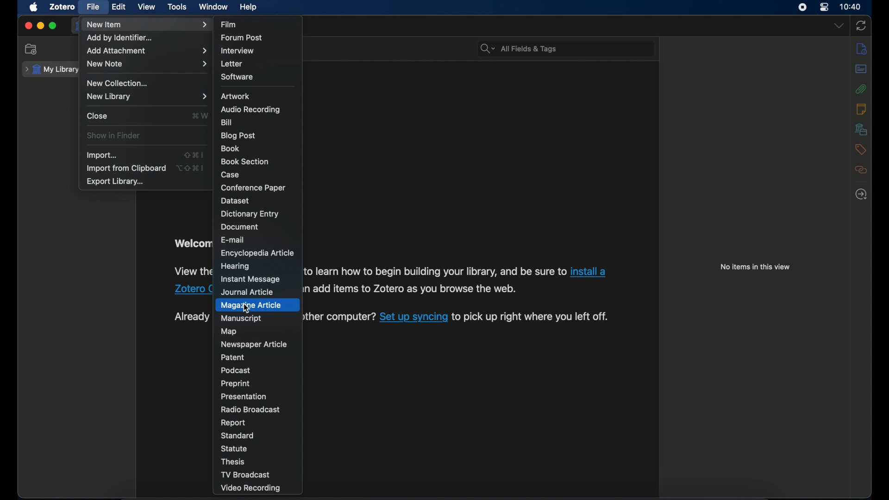 The width and height of the screenshot is (889, 500). I want to click on new collection, so click(32, 49).